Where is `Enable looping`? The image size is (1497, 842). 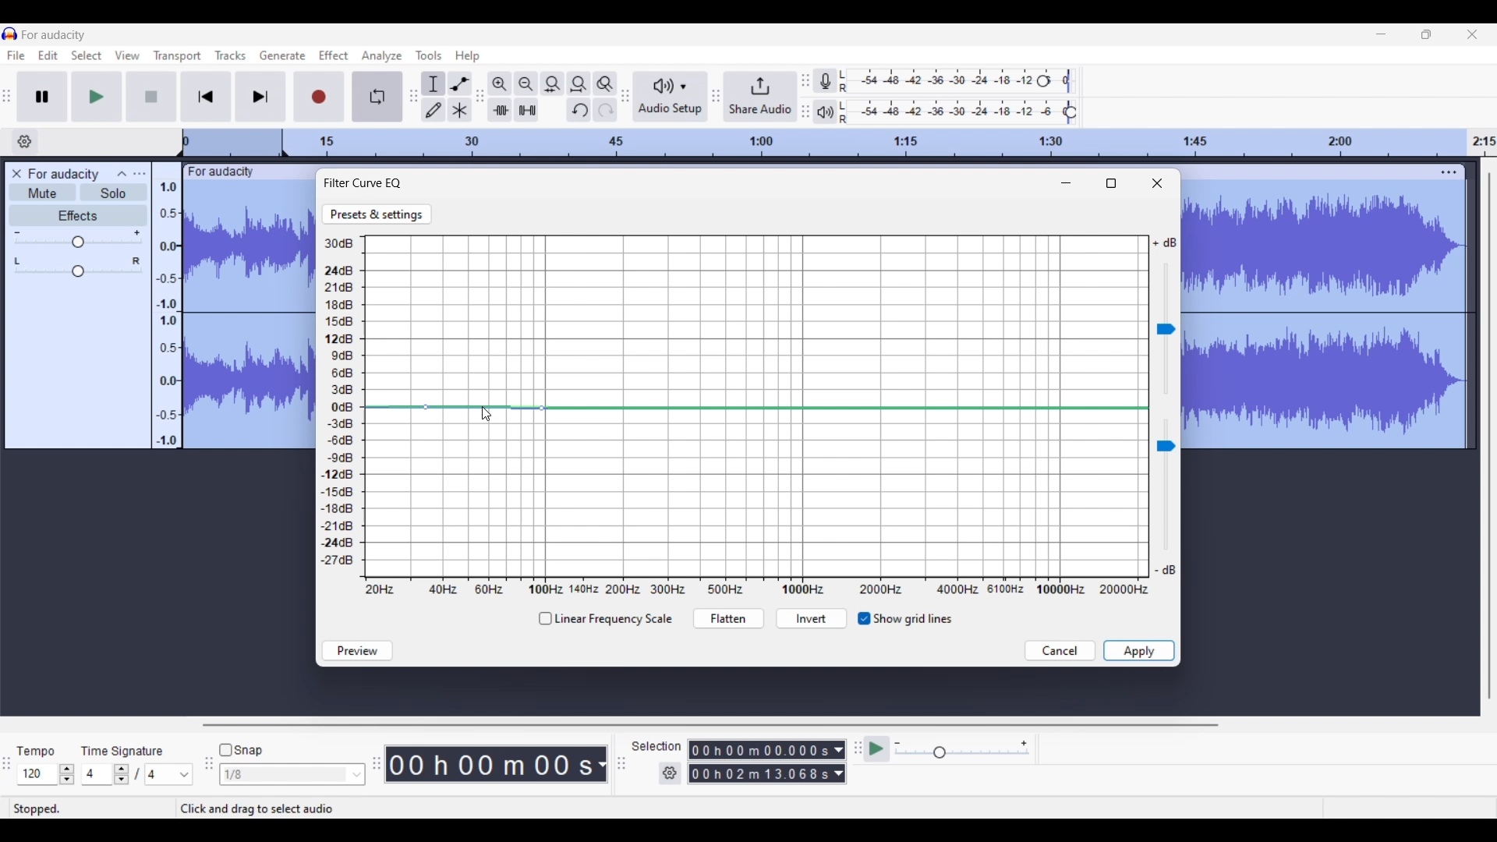
Enable looping is located at coordinates (377, 97).